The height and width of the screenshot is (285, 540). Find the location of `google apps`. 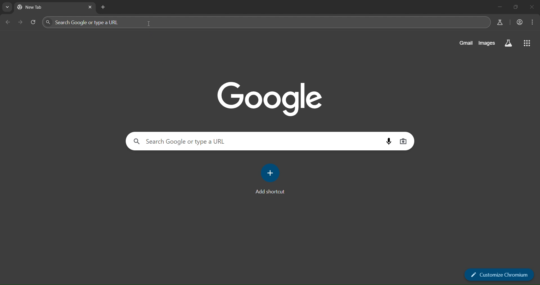

google apps is located at coordinates (528, 43).